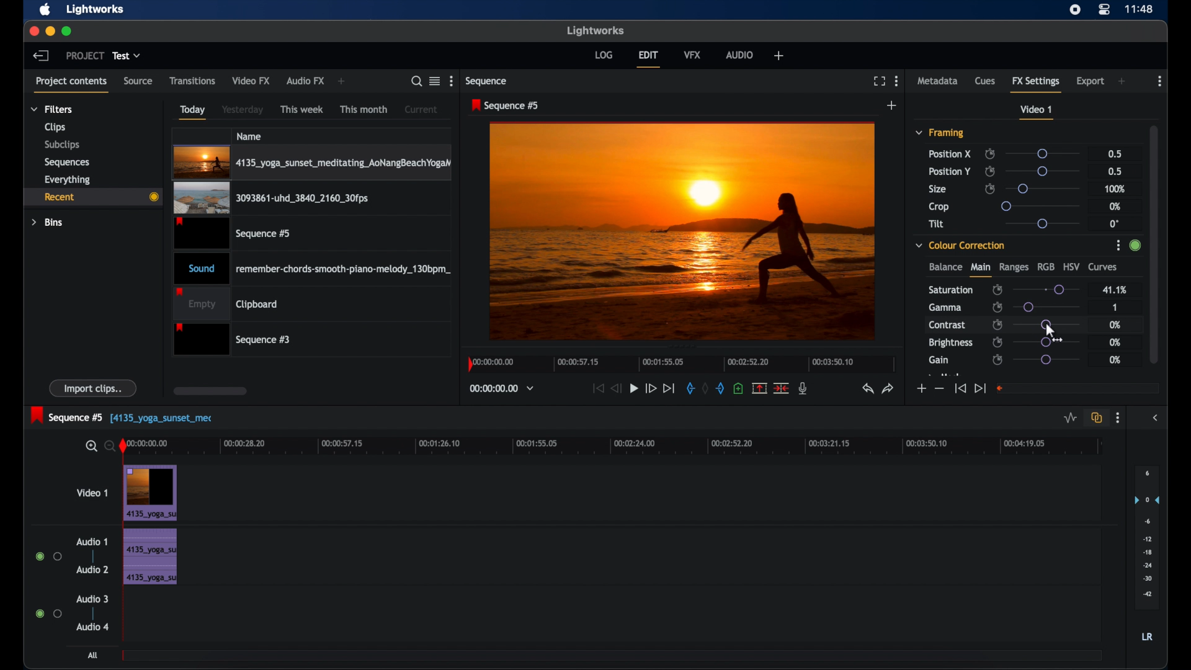 The image size is (1191, 670). Describe the element at coordinates (1114, 307) in the screenshot. I see `1` at that location.